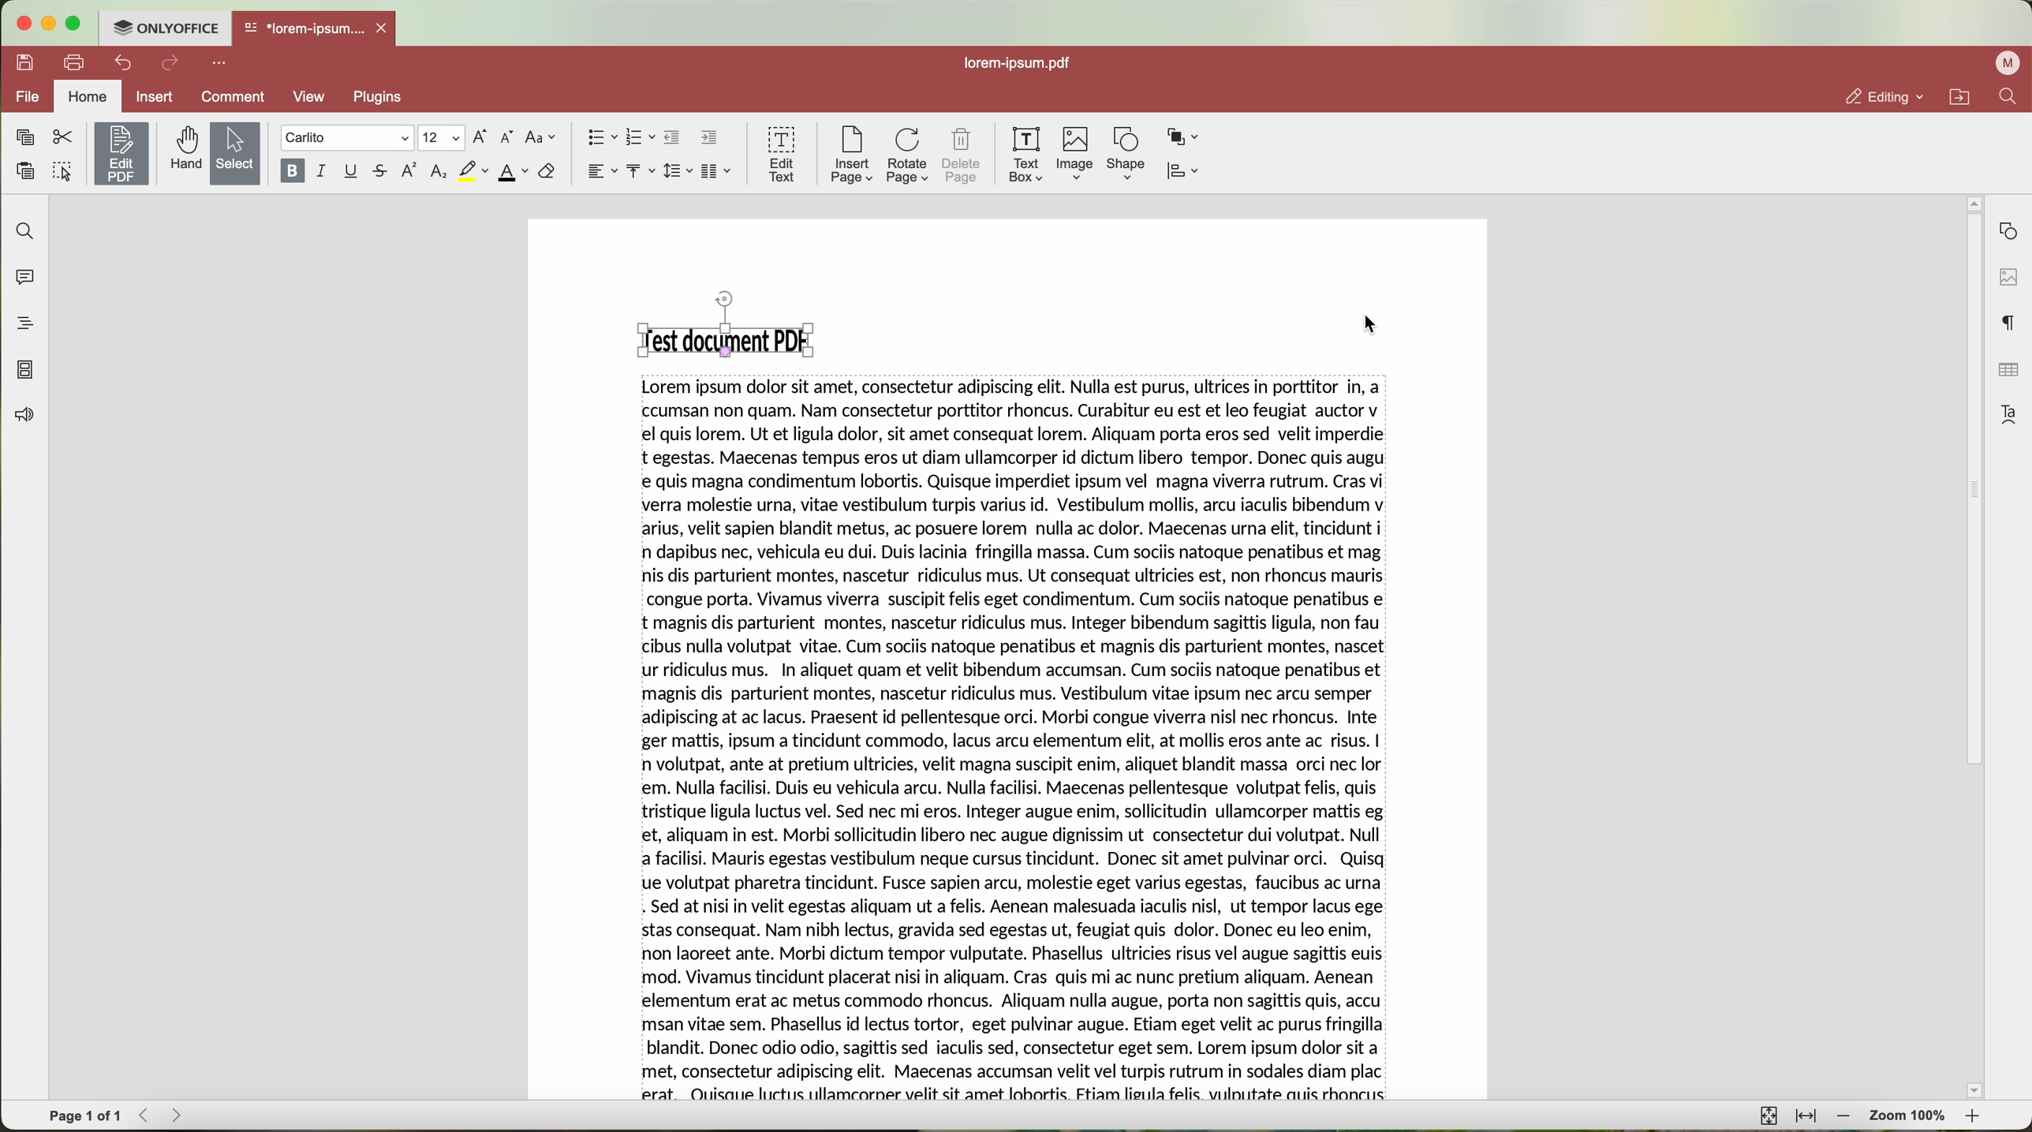  What do you see at coordinates (182, 151) in the screenshot?
I see `hand` at bounding box center [182, 151].